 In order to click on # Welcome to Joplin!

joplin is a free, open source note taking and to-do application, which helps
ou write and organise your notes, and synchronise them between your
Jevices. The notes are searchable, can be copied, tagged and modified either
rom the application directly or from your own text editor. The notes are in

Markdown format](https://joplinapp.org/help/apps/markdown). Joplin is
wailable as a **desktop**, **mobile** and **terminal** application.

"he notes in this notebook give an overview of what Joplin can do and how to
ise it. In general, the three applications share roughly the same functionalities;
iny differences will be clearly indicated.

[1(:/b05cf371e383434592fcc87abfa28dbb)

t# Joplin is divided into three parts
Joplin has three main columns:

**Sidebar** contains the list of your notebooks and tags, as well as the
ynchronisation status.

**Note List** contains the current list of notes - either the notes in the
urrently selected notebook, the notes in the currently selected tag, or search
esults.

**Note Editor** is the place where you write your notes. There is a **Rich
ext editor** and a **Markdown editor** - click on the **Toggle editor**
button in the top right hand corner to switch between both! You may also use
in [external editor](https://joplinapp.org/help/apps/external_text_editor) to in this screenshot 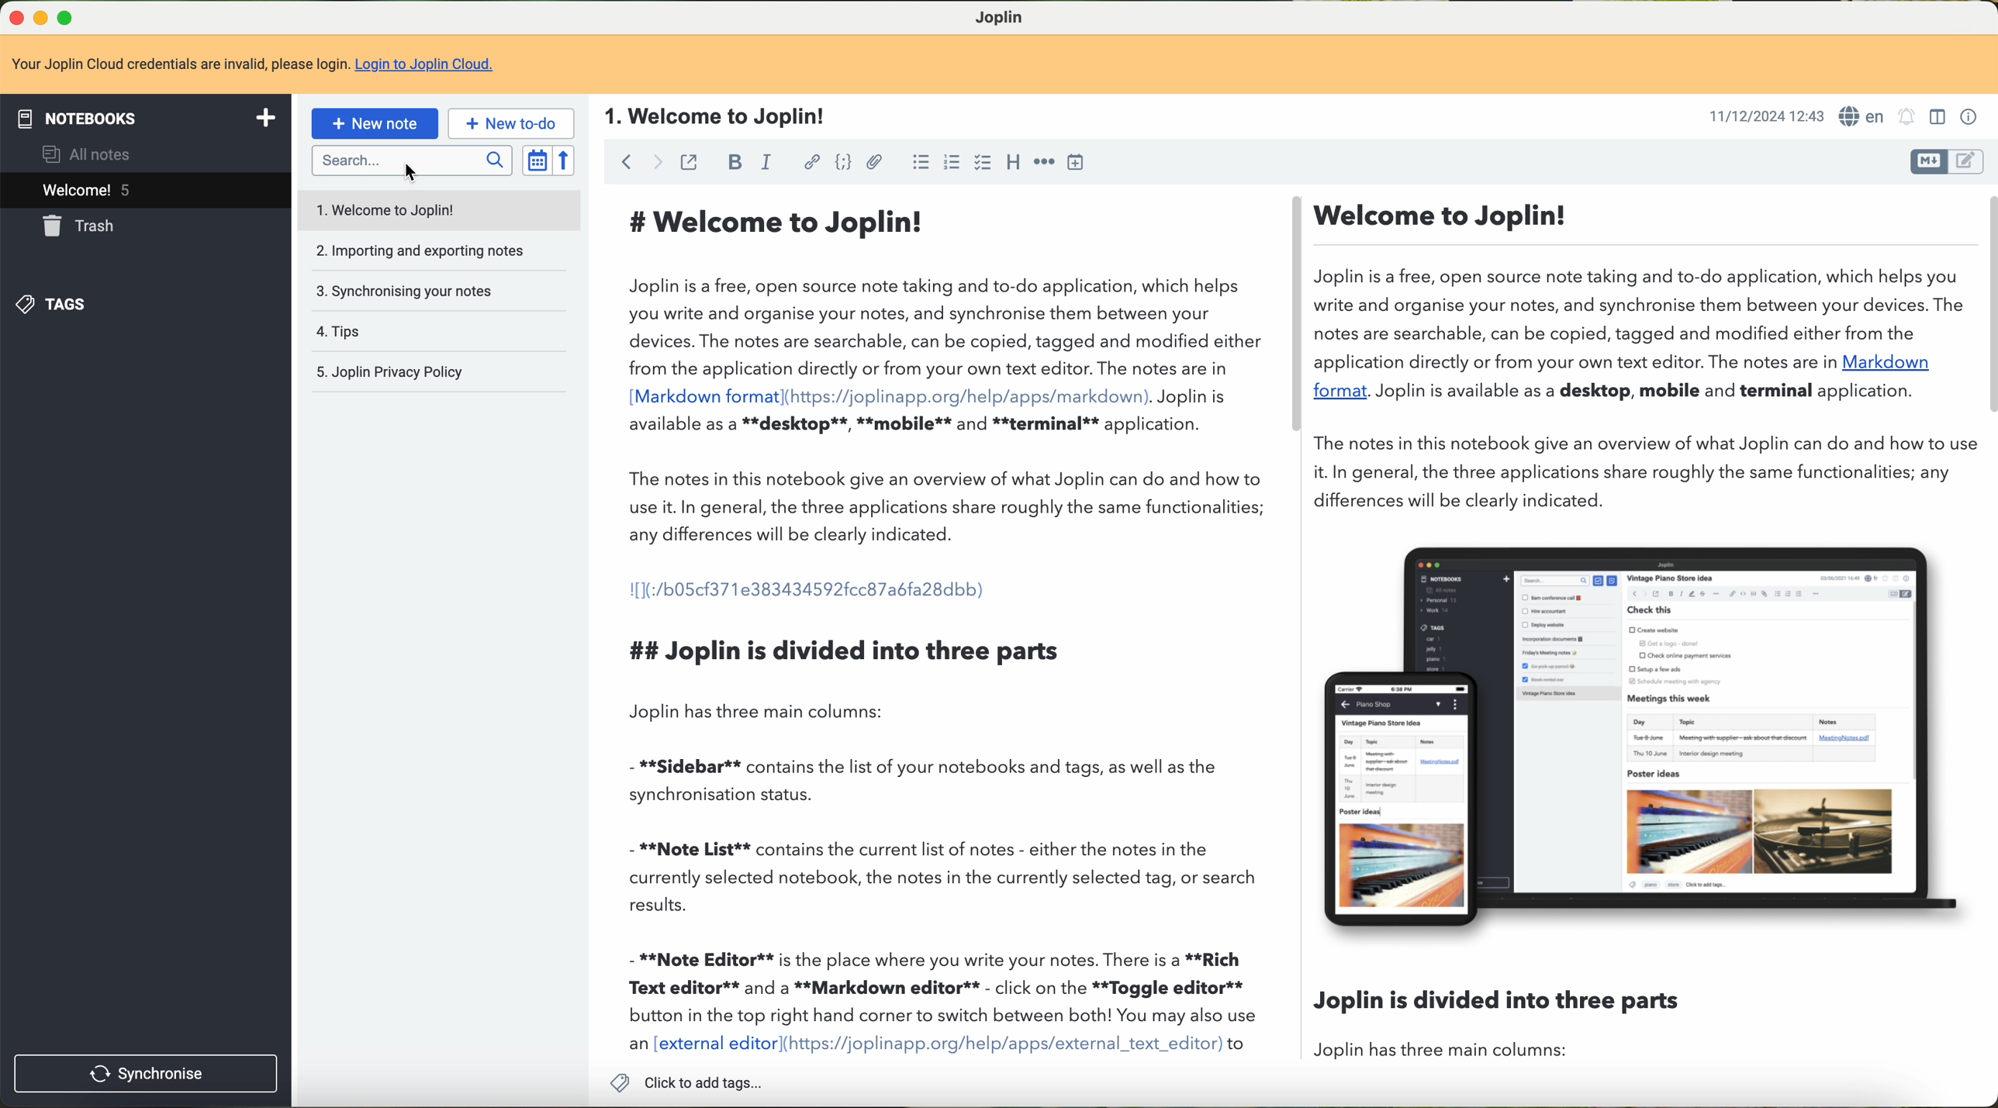, I will do `click(940, 624)`.